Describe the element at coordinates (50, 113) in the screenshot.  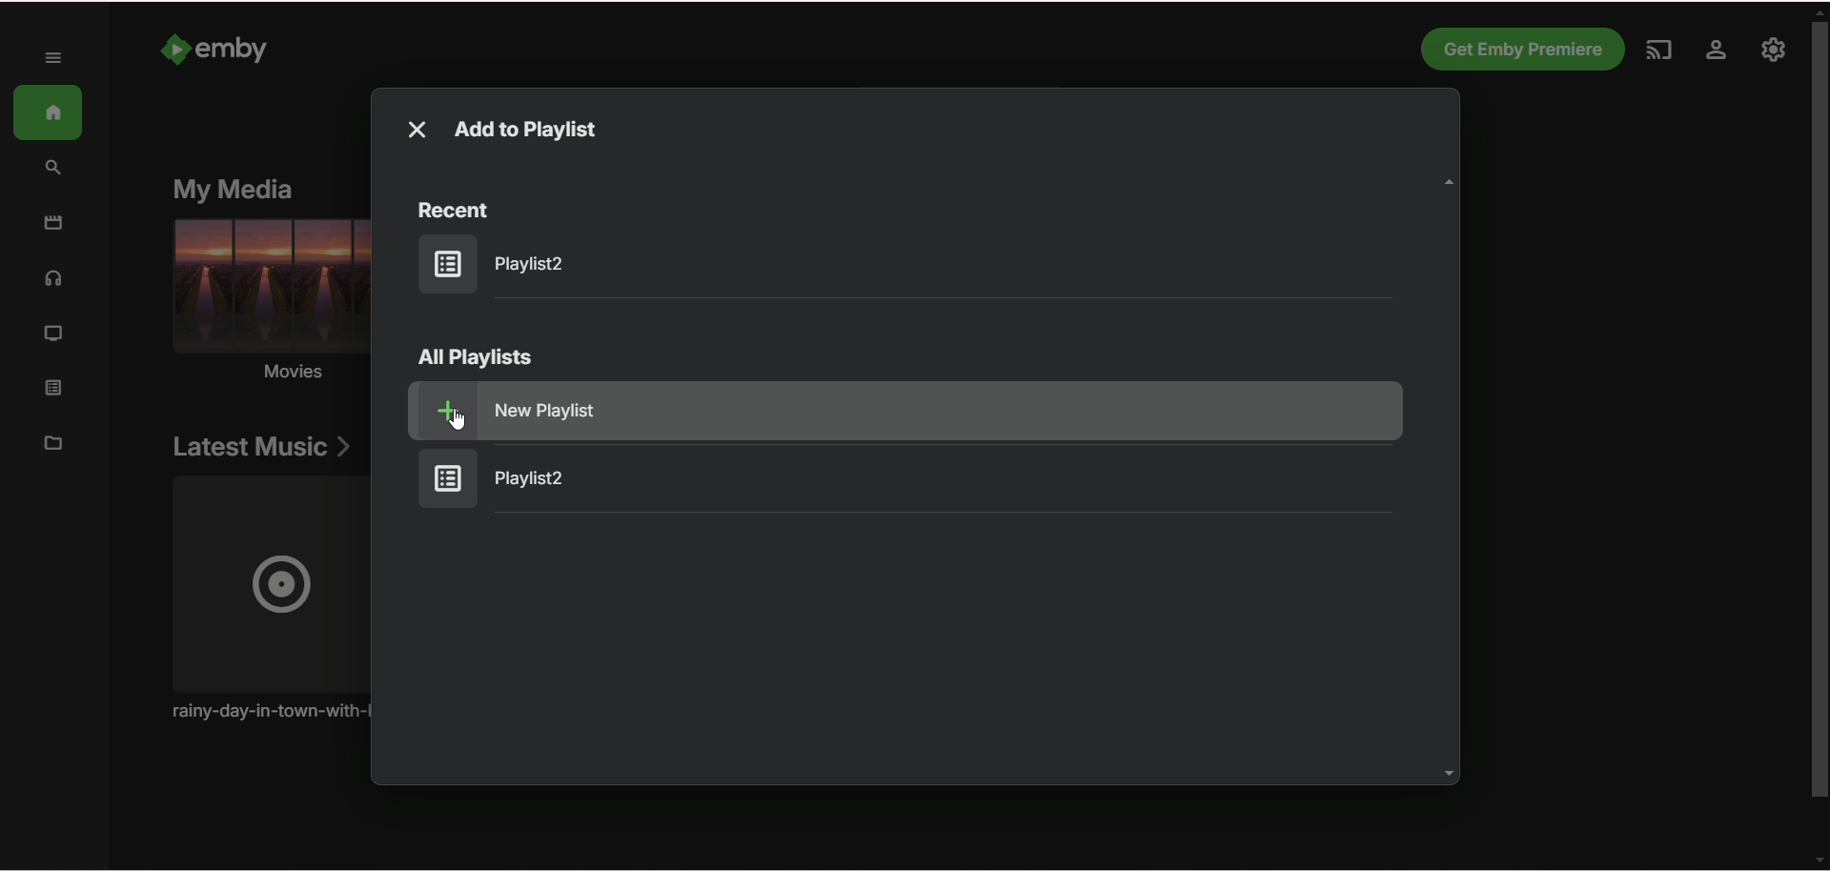
I see `home` at that location.